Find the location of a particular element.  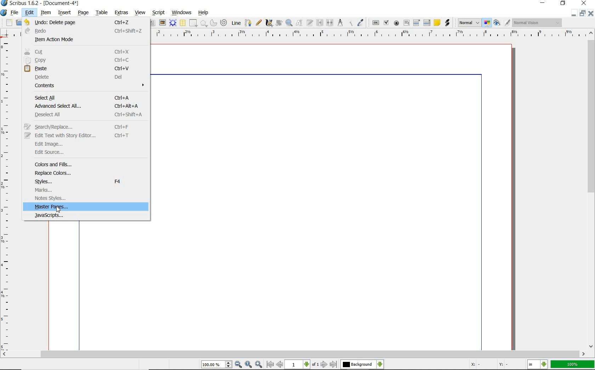

Normal is located at coordinates (469, 23).